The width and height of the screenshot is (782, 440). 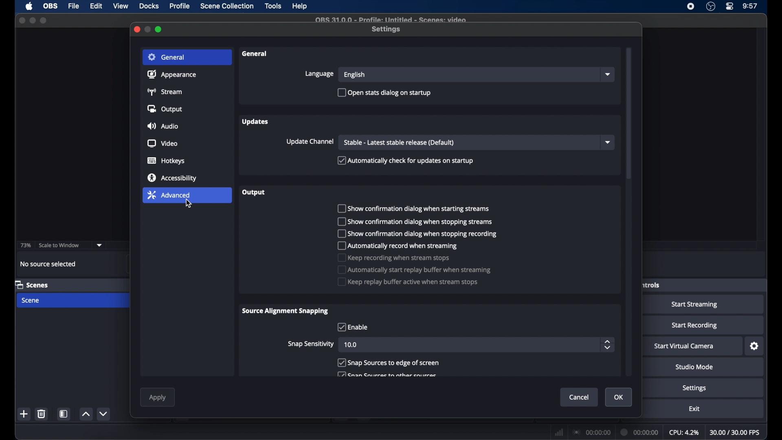 What do you see at coordinates (591, 432) in the screenshot?
I see `connection` at bounding box center [591, 432].